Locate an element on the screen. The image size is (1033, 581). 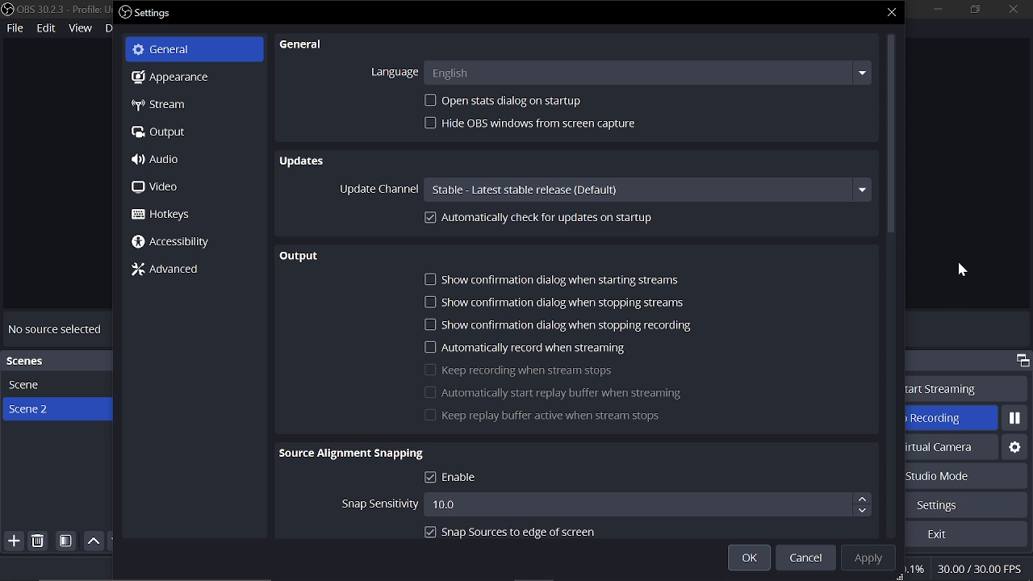
add scene is located at coordinates (12, 542).